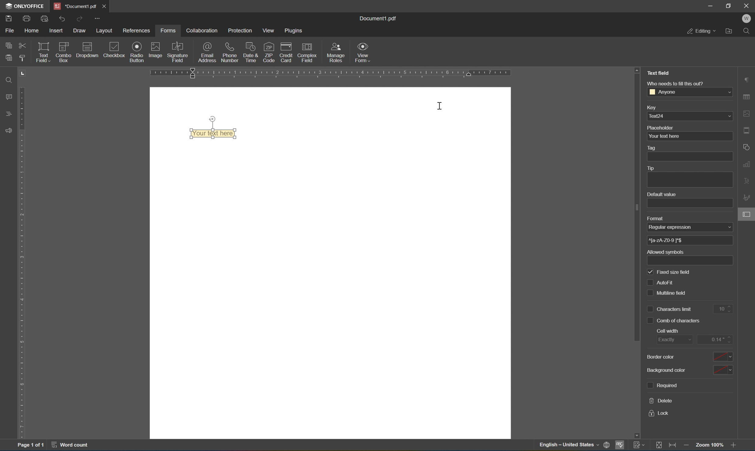 Image resolution: width=755 pixels, height=451 pixels. Describe the element at coordinates (7, 97) in the screenshot. I see `comment` at that location.